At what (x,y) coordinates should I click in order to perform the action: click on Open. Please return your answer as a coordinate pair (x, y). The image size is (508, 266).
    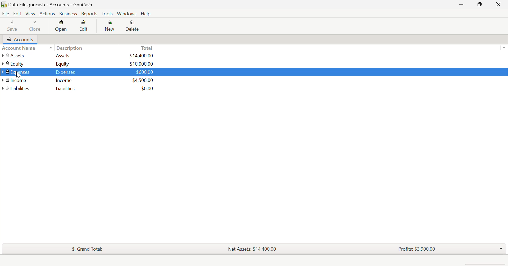
    Looking at the image, I should click on (62, 26).